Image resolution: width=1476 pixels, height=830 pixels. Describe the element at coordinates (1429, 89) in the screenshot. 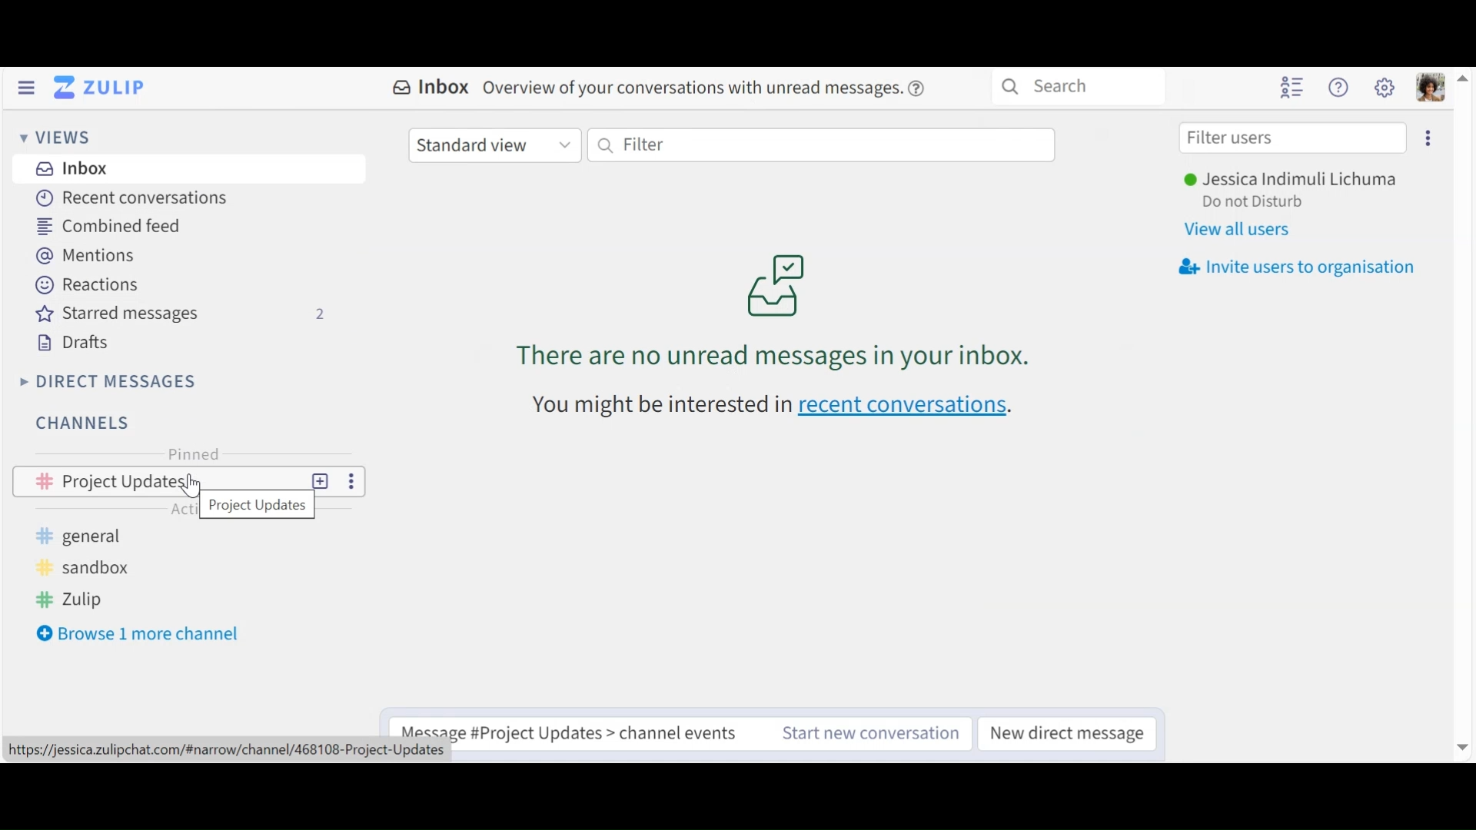

I see `Personal menu` at that location.